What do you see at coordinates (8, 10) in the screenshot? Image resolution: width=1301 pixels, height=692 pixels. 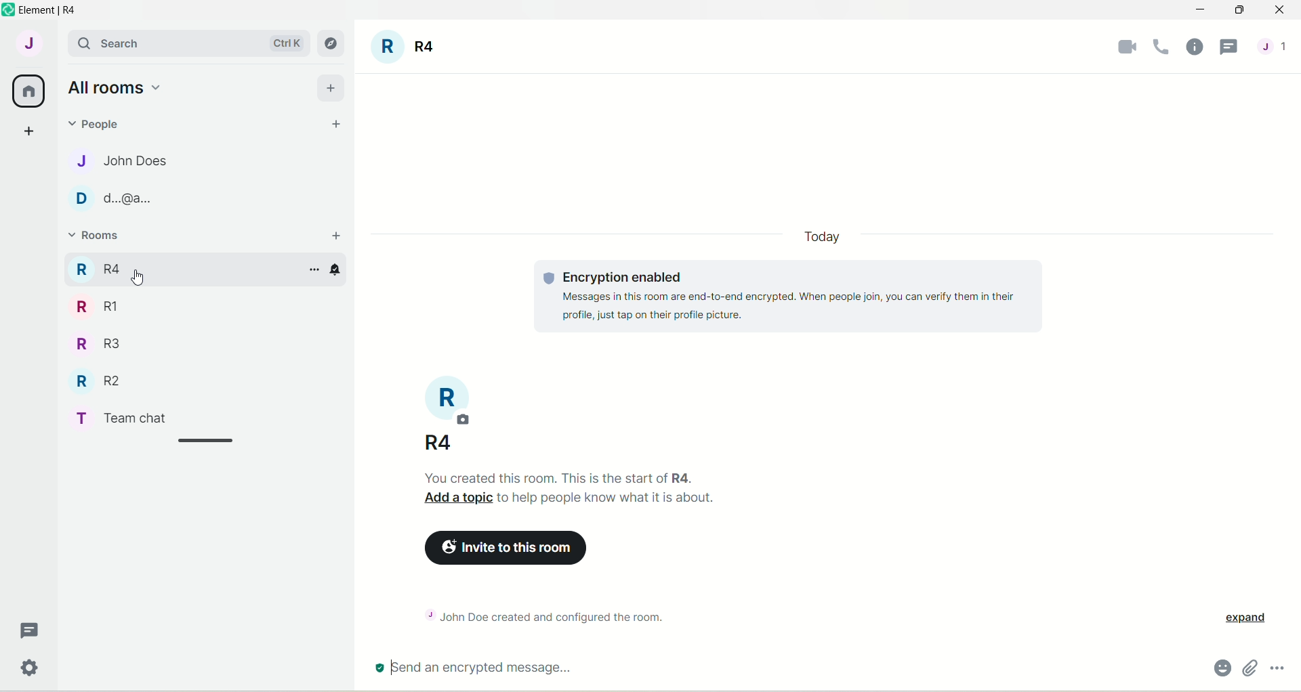 I see `logo` at bounding box center [8, 10].